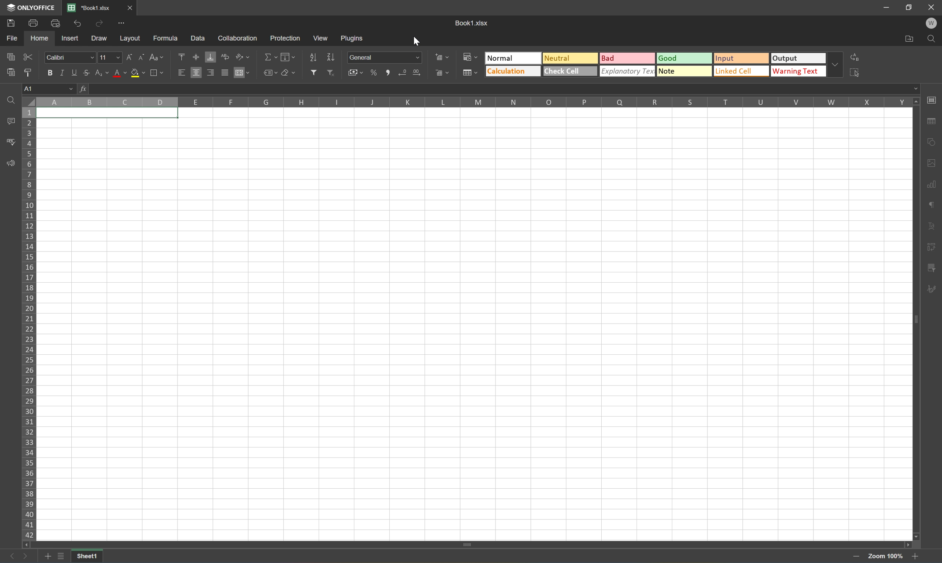  What do you see at coordinates (210, 74) in the screenshot?
I see `Align right` at bounding box center [210, 74].